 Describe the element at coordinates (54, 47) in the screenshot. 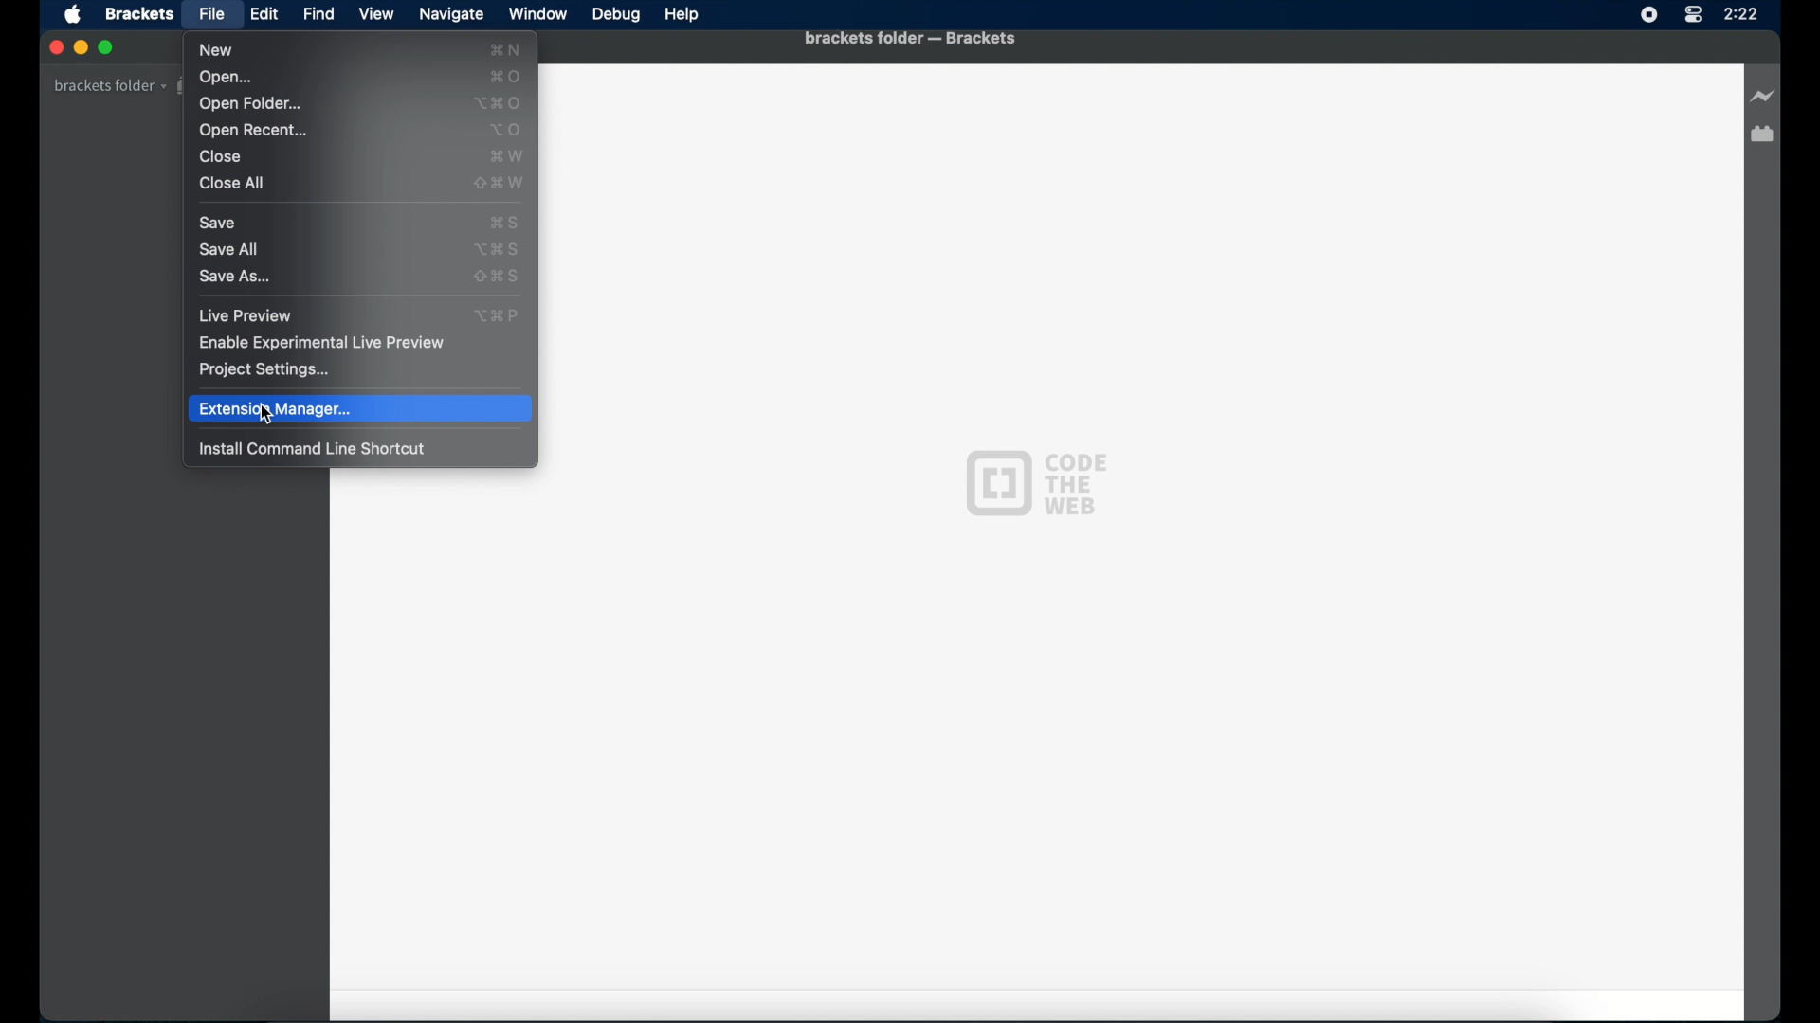

I see `close` at that location.